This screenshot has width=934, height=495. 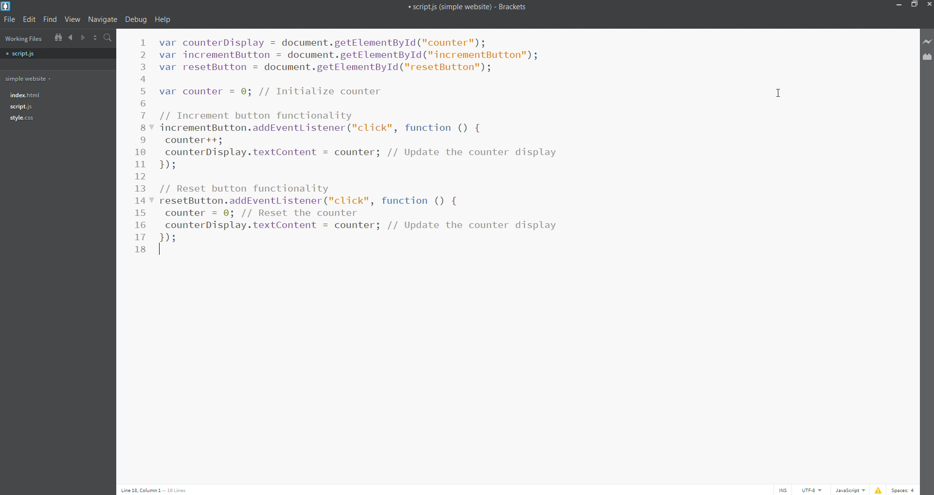 I want to click on view, so click(x=72, y=20).